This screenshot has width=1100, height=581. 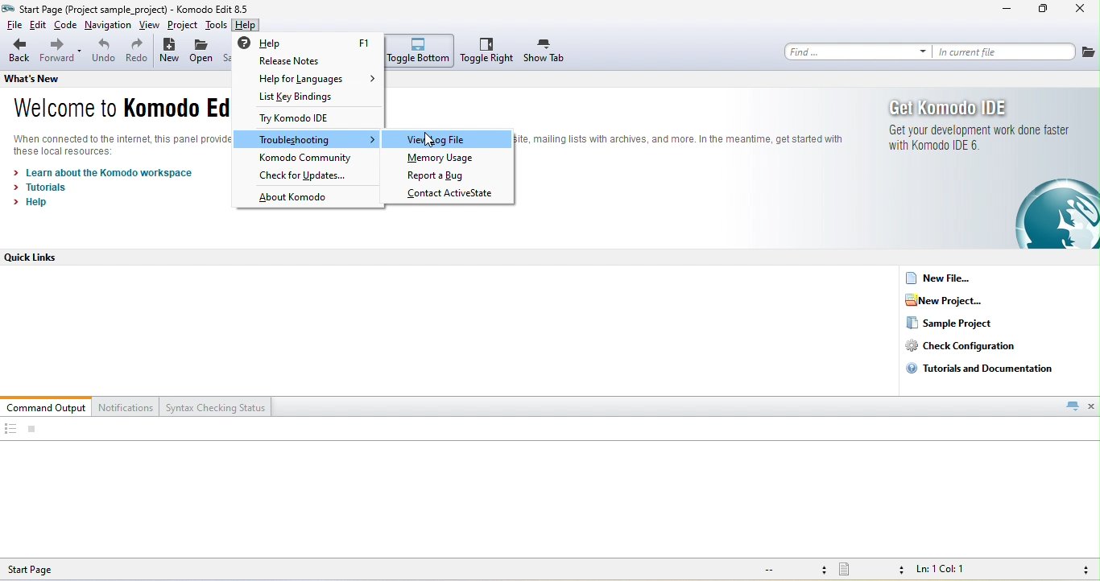 What do you see at coordinates (169, 52) in the screenshot?
I see `new` at bounding box center [169, 52].